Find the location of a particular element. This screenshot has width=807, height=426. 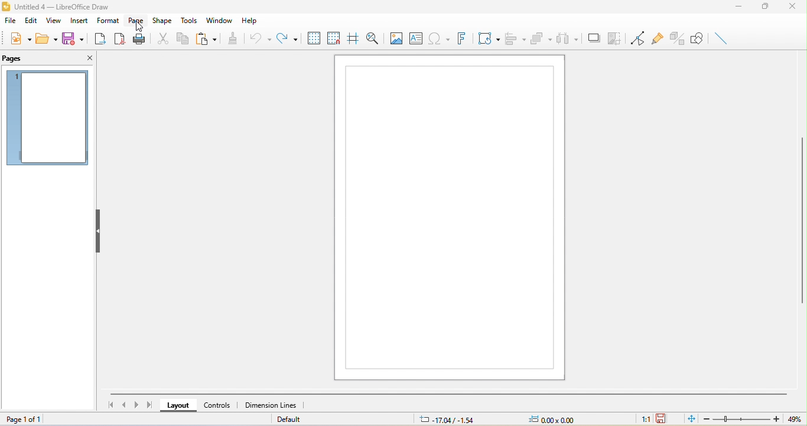

helpline while moving is located at coordinates (354, 38).